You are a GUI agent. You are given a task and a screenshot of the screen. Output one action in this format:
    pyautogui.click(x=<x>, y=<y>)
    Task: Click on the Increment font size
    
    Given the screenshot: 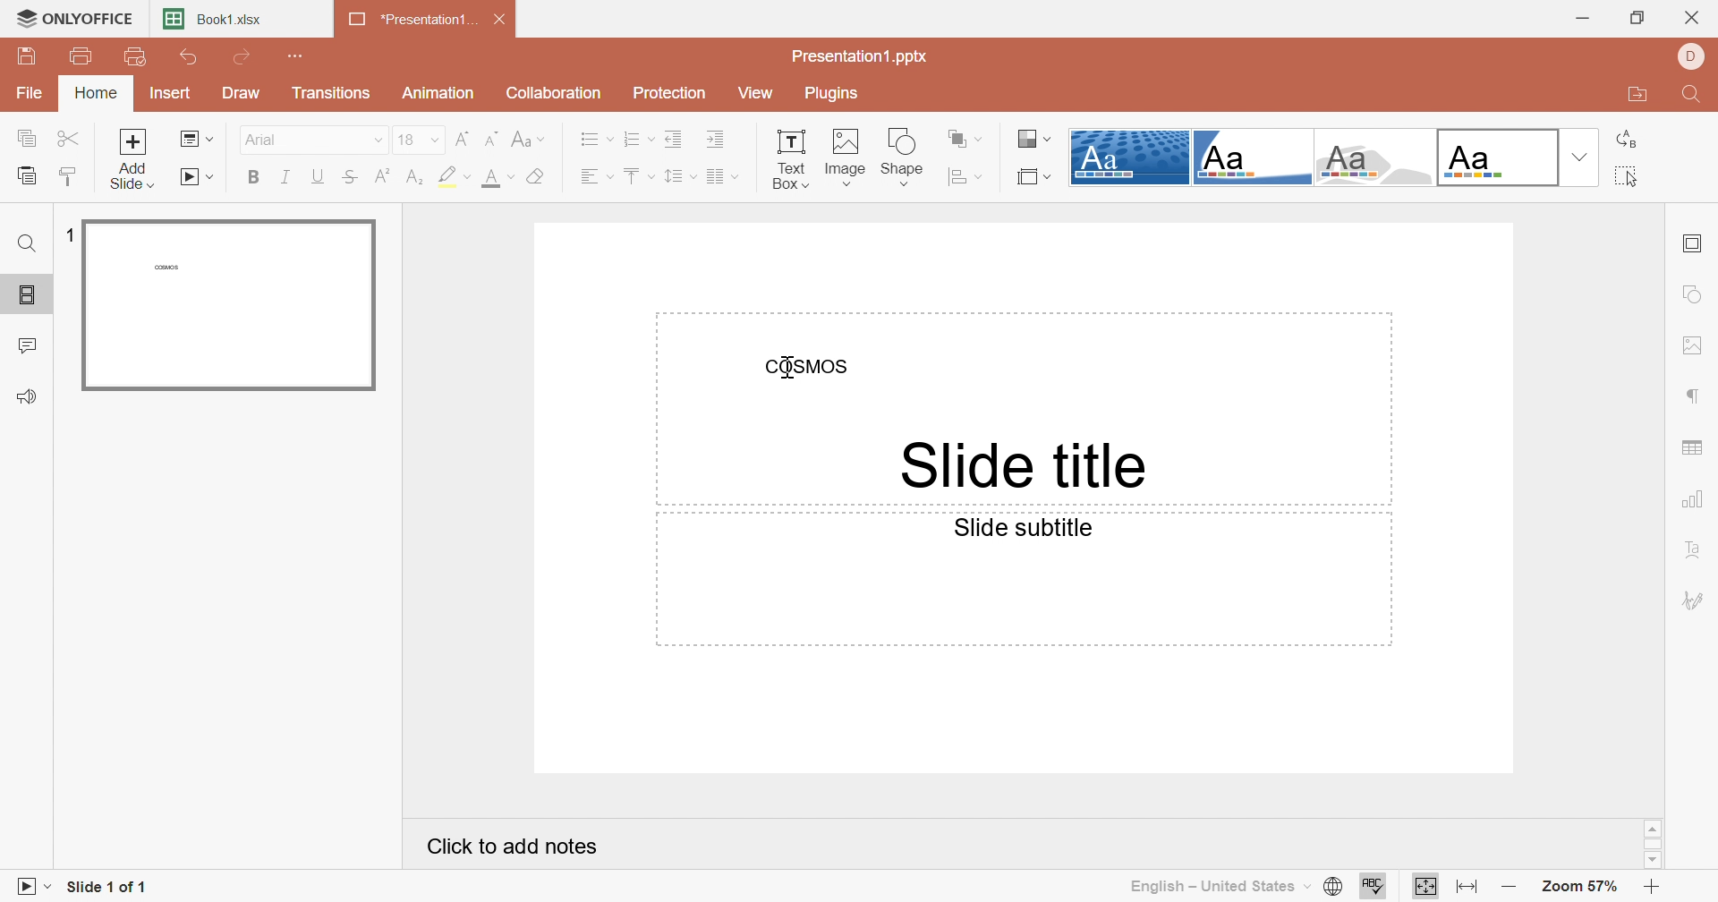 What is the action you would take?
    pyautogui.click(x=464, y=140)
    